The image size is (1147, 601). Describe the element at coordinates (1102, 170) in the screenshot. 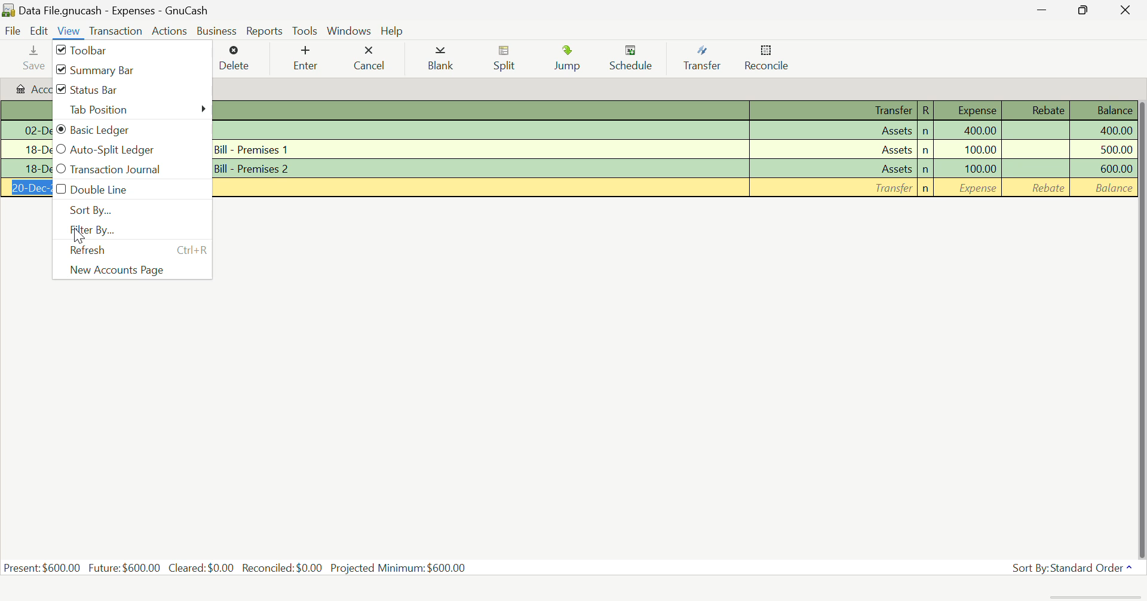

I see `Amount` at that location.